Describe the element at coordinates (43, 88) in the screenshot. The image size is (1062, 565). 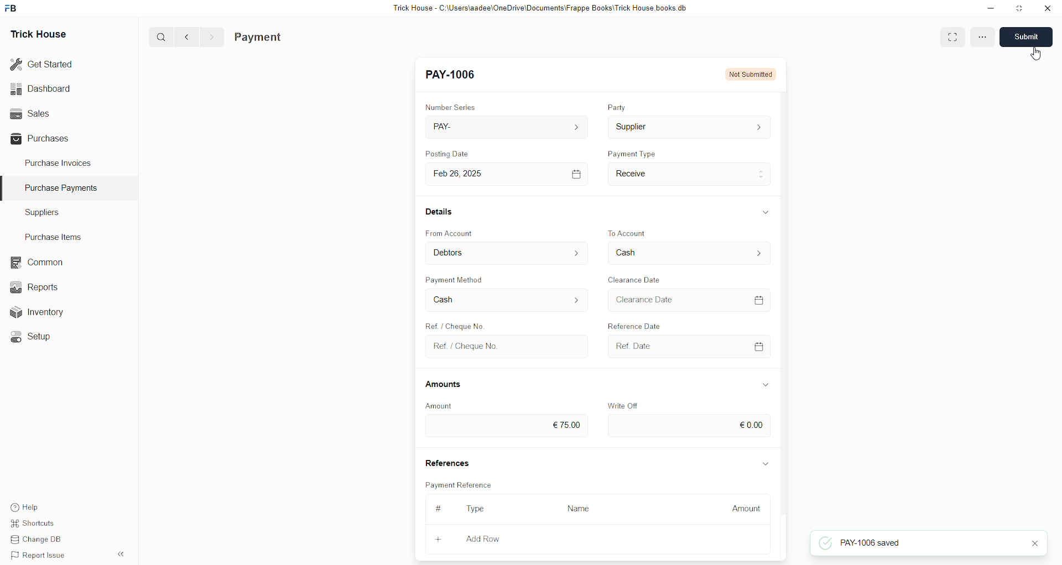
I see `Dashboard` at that location.